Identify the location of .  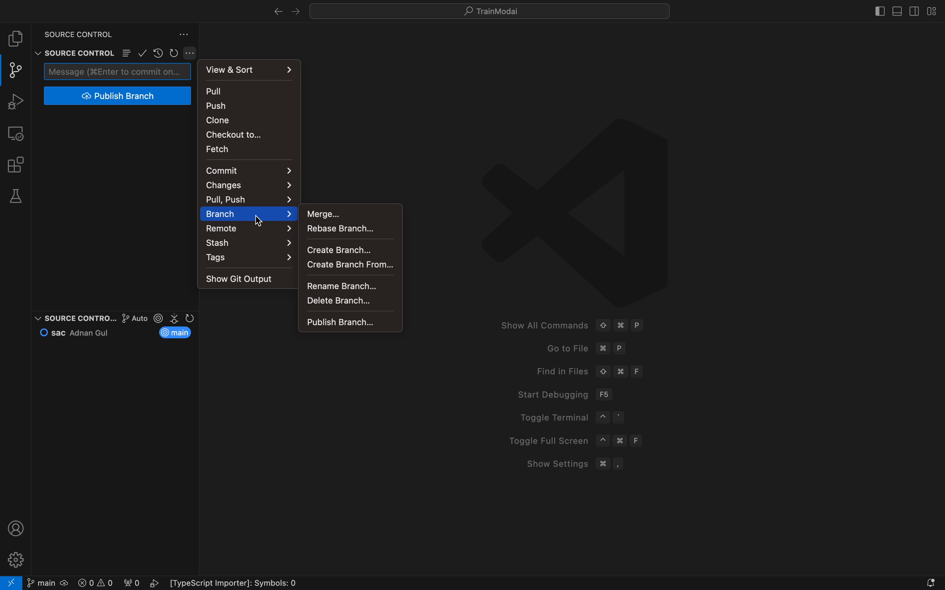
(244, 279).